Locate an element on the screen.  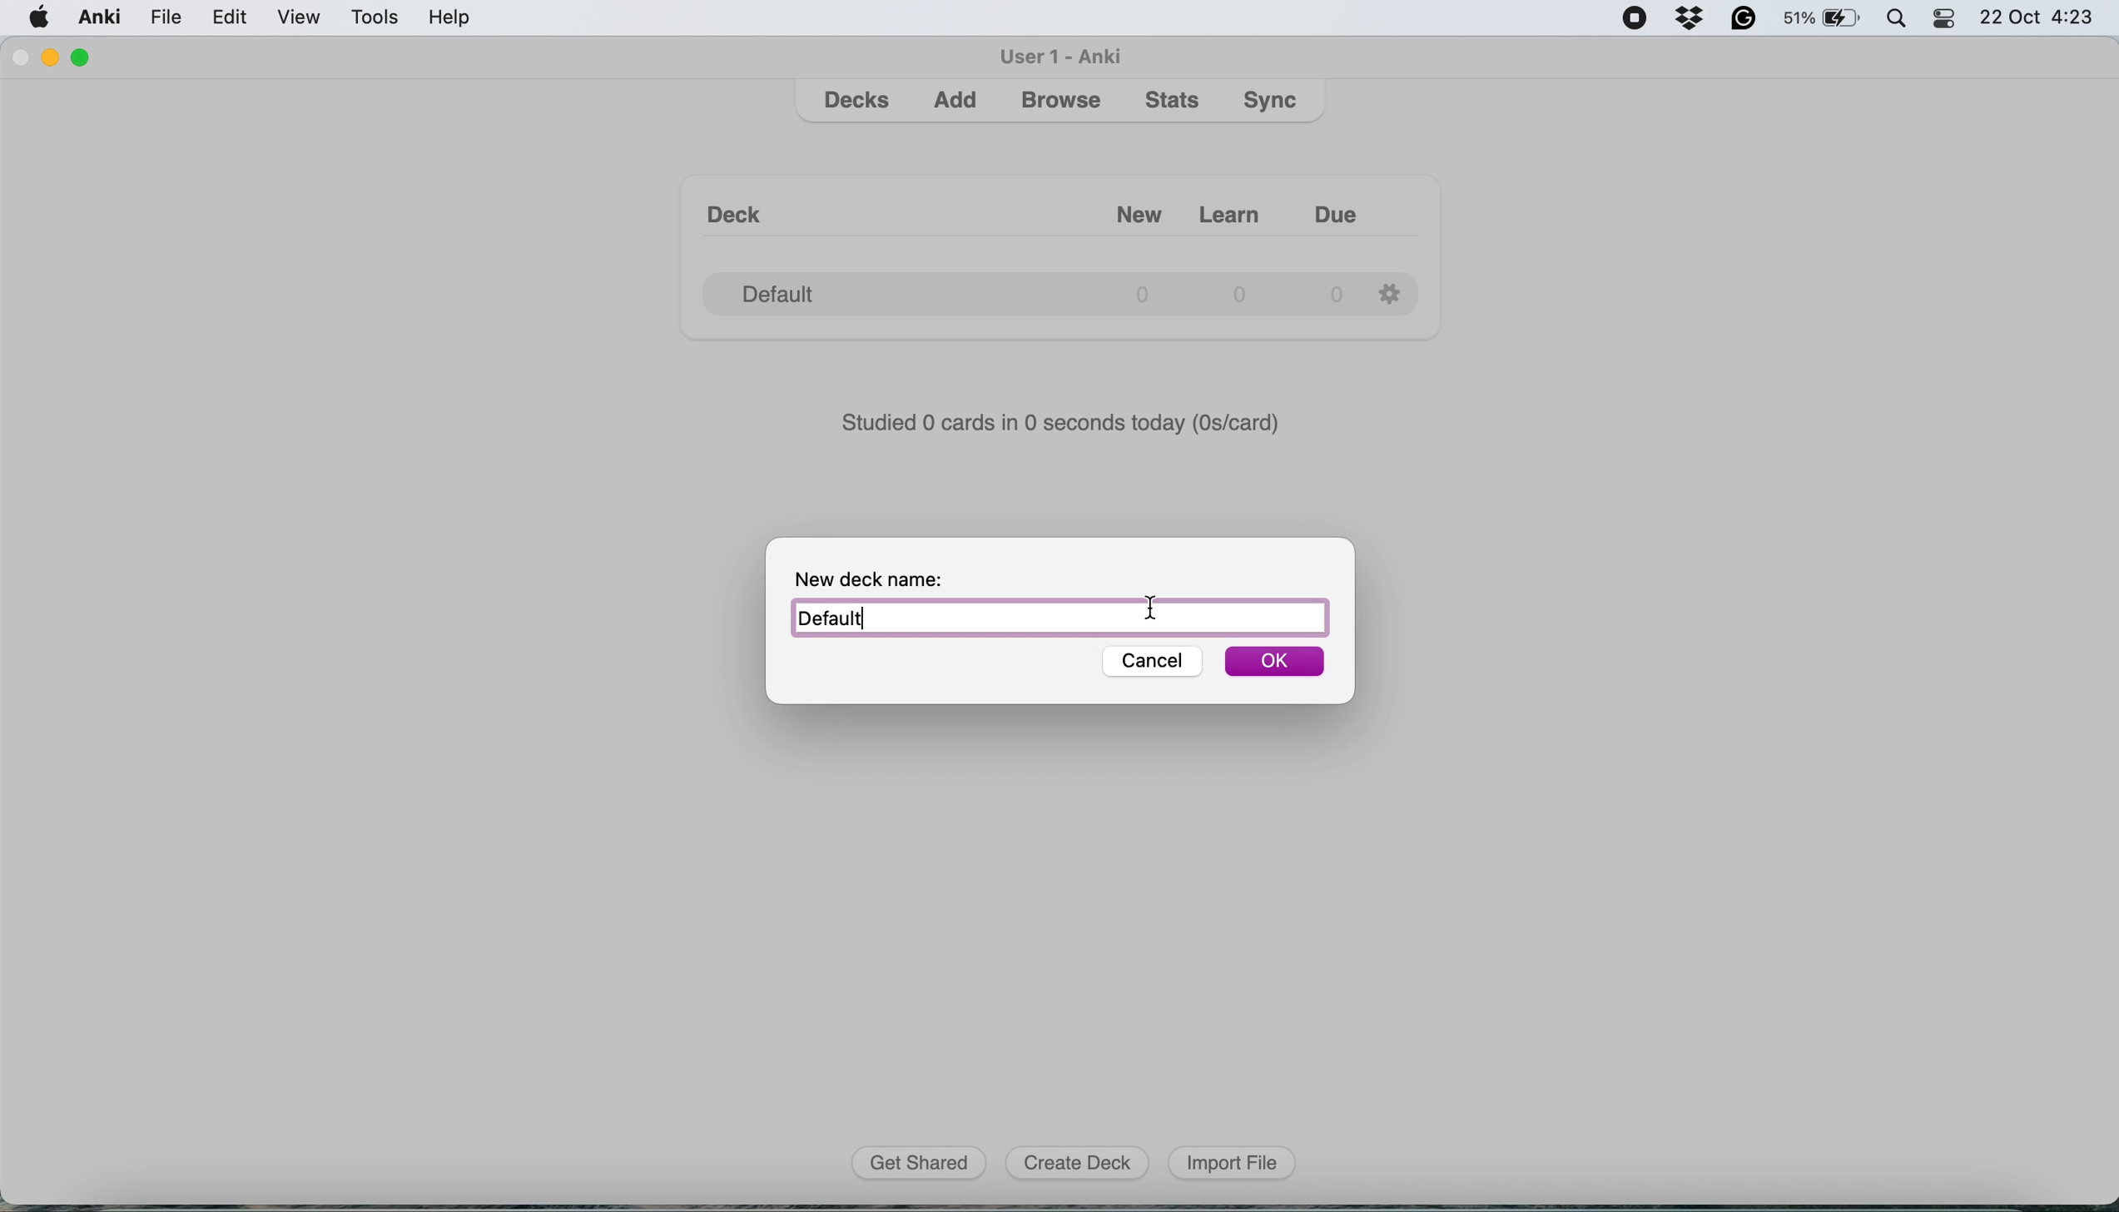
decks is located at coordinates (859, 101).